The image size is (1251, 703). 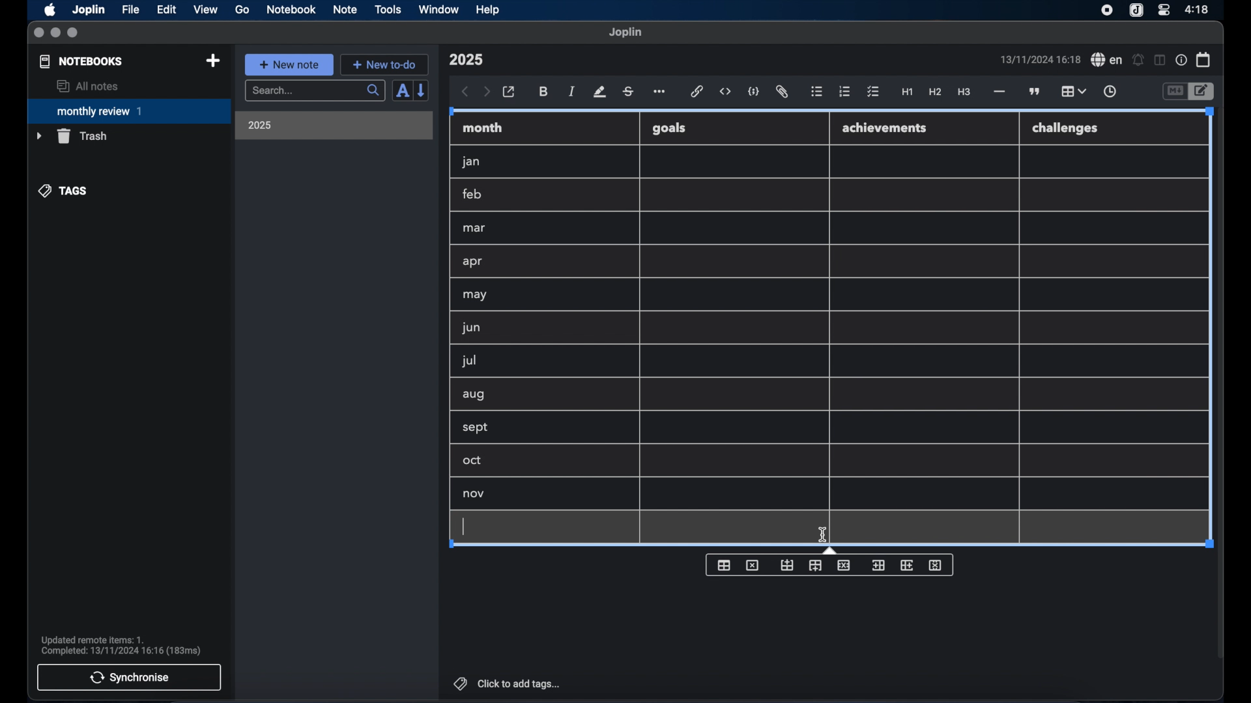 What do you see at coordinates (627, 92) in the screenshot?
I see `strikethrough` at bounding box center [627, 92].